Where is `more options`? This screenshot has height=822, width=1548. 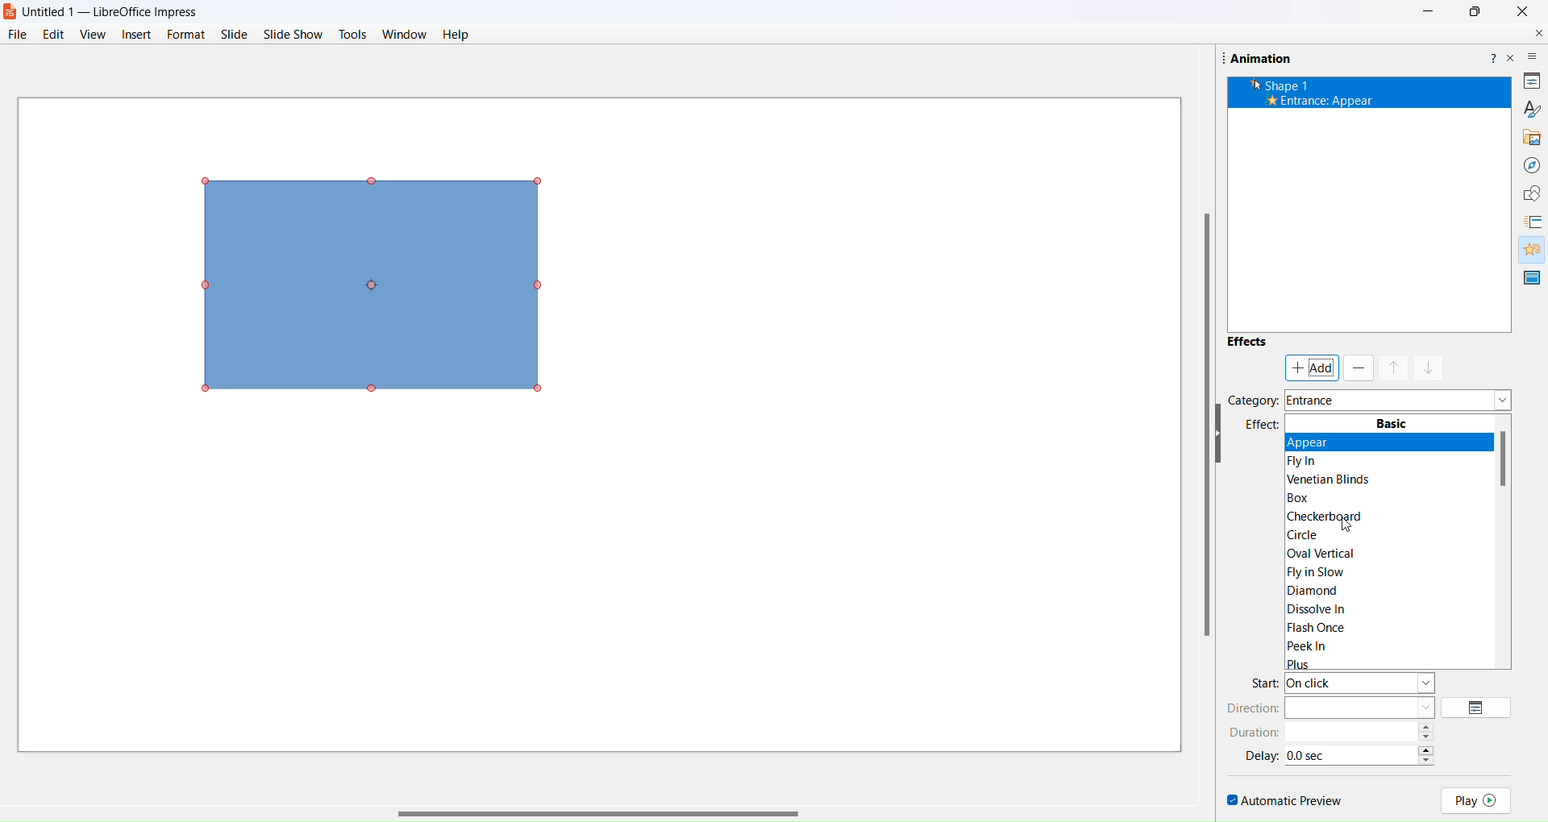
more options is located at coordinates (1533, 56).